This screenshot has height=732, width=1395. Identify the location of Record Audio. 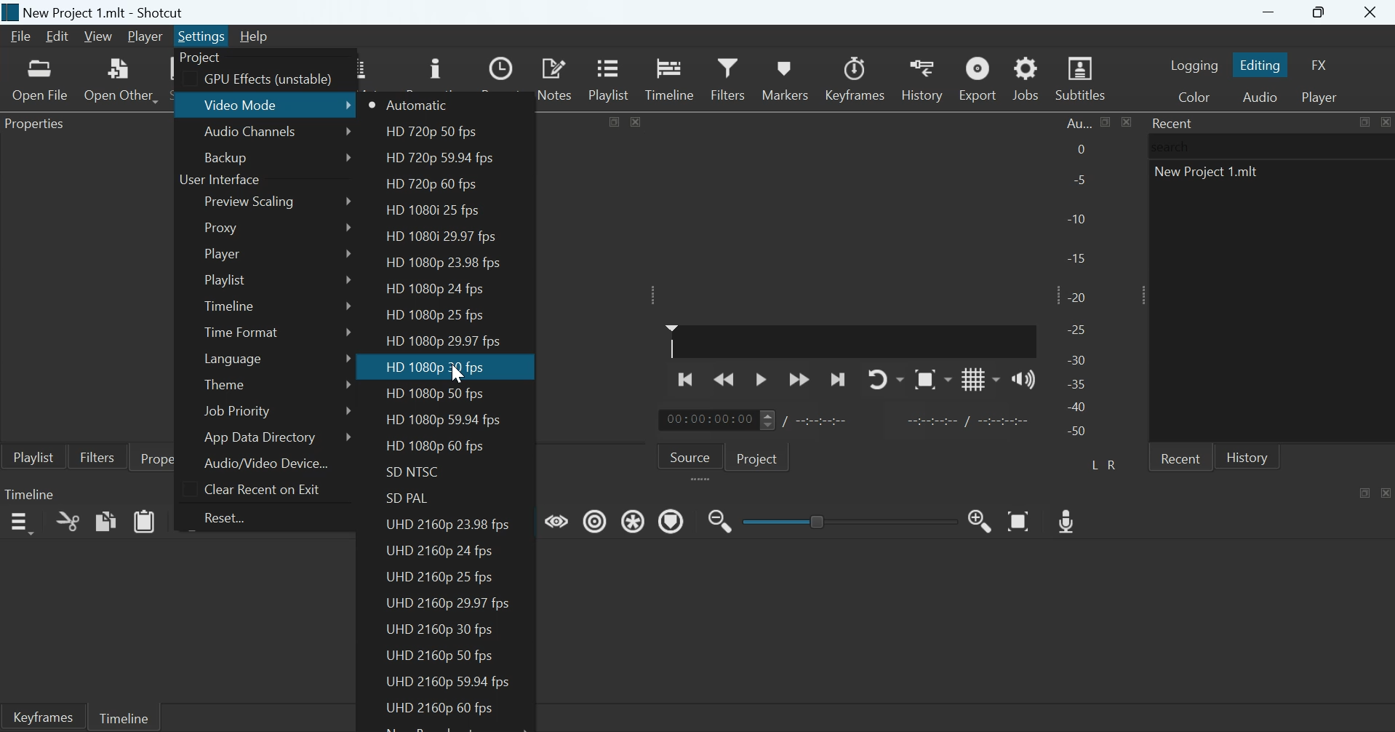
(1068, 520).